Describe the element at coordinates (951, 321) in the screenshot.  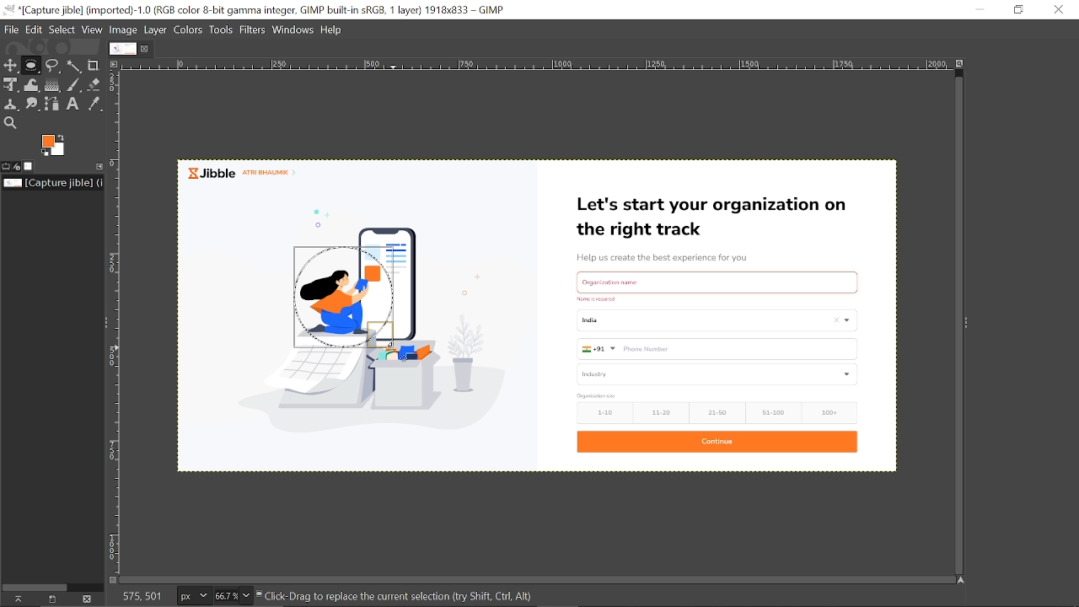
I see `vertical scroll bar` at that location.